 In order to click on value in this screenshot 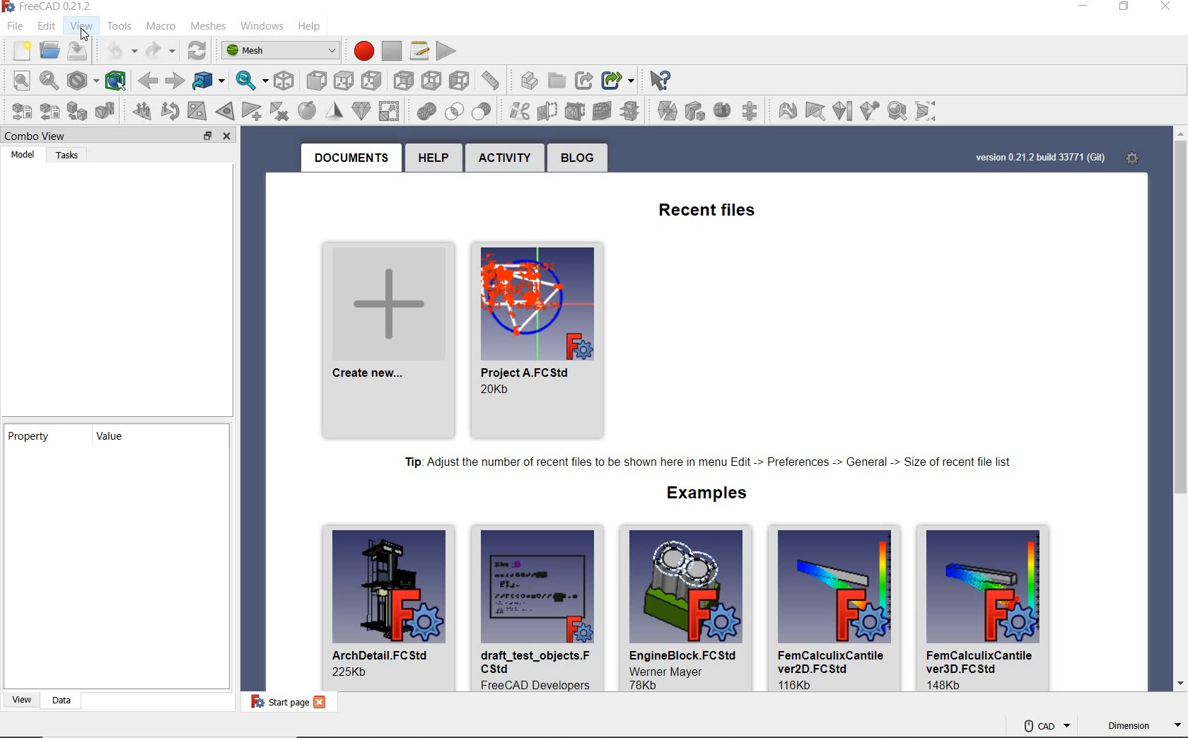, I will do `click(105, 438)`.